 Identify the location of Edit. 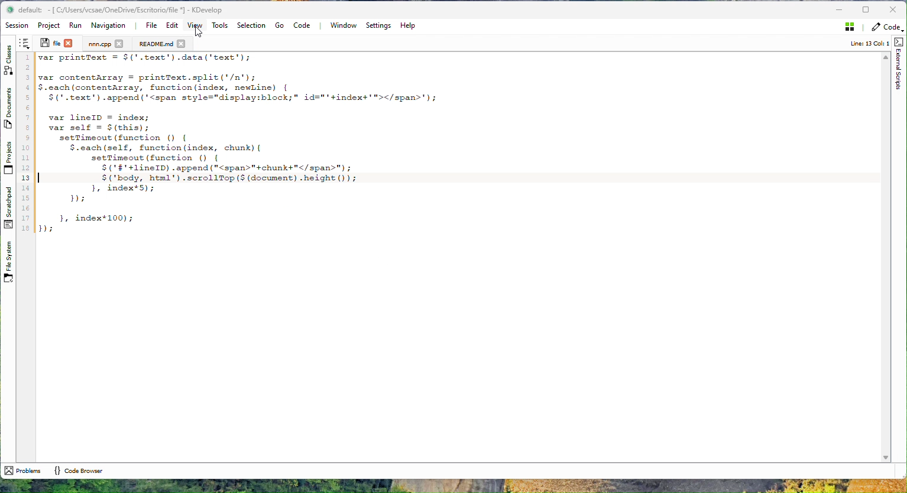
(170, 25).